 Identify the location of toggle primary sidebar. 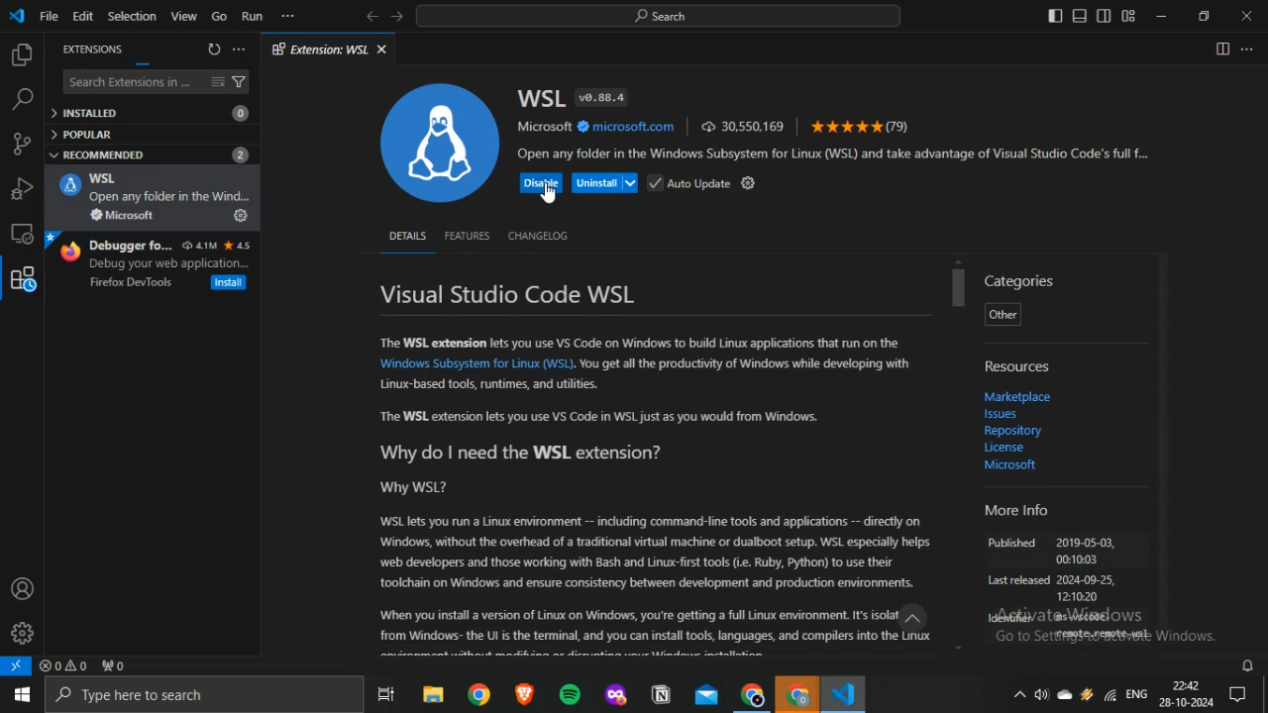
(1055, 15).